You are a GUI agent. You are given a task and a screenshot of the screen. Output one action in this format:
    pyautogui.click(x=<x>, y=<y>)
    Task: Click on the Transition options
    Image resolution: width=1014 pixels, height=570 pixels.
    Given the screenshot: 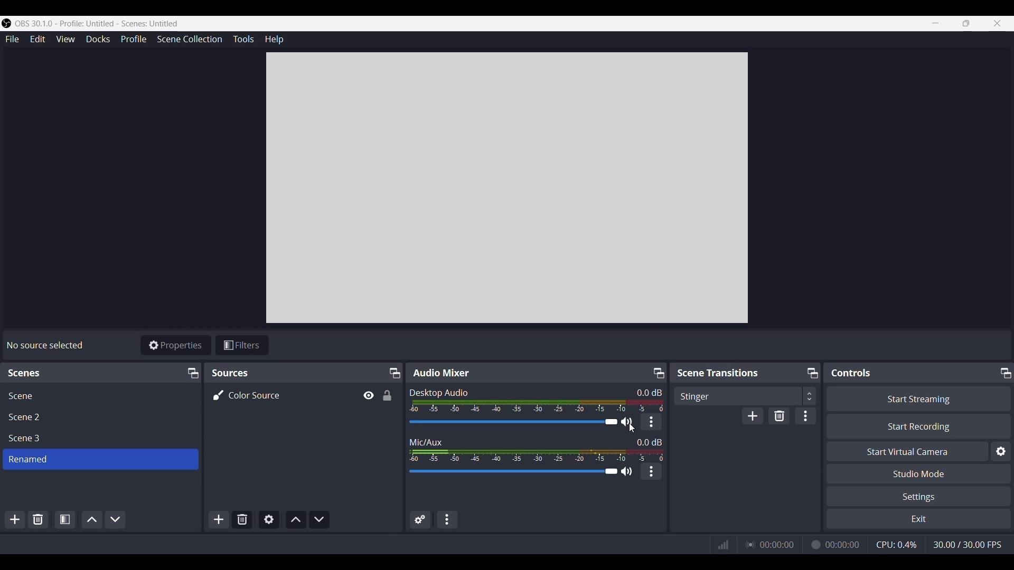 What is the action you would take?
    pyautogui.click(x=745, y=396)
    